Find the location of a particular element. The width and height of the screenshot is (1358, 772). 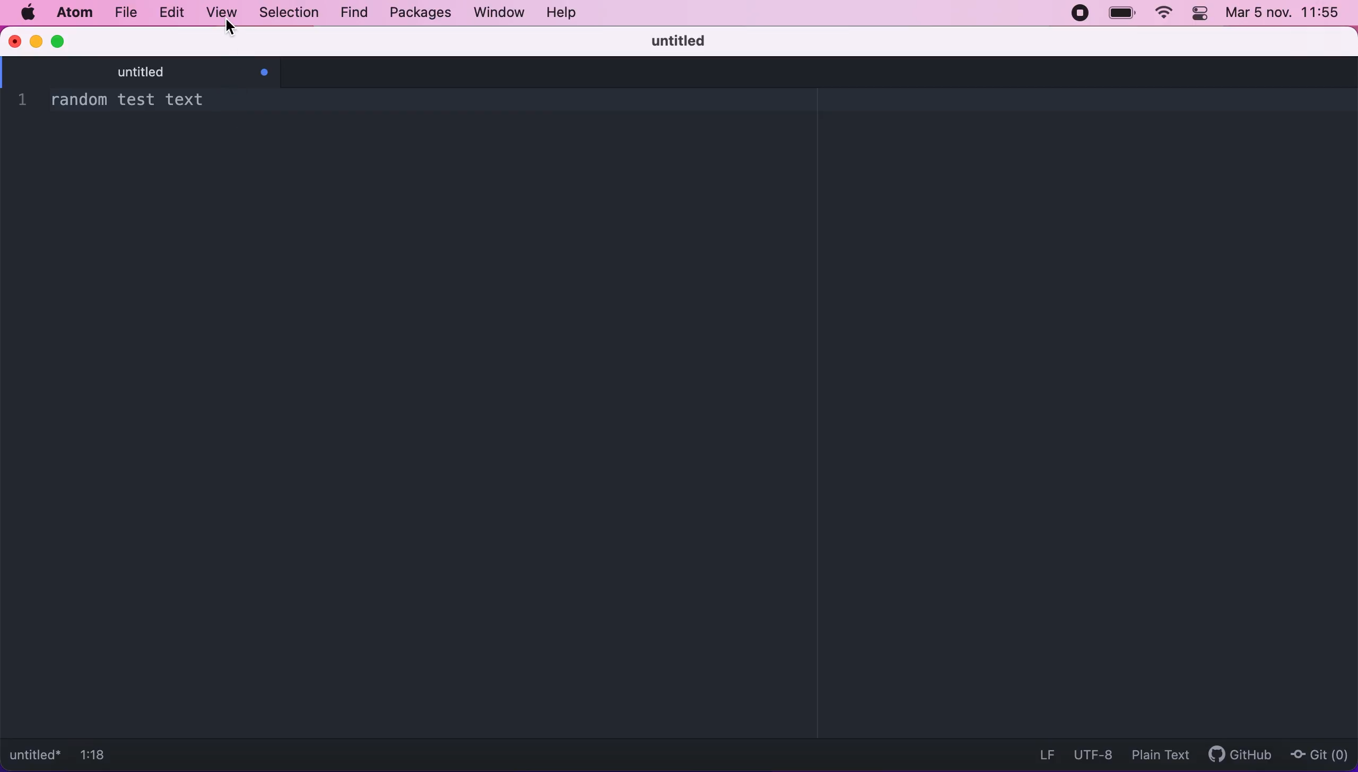

cursor is located at coordinates (233, 29).